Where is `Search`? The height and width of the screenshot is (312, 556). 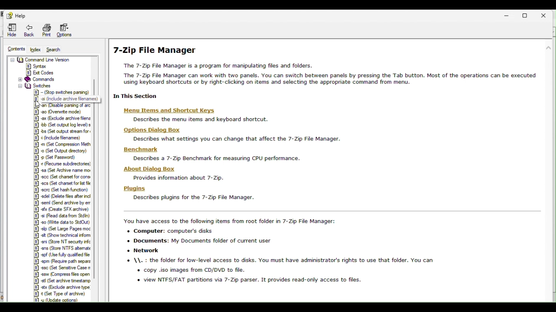 Search is located at coordinates (53, 48).